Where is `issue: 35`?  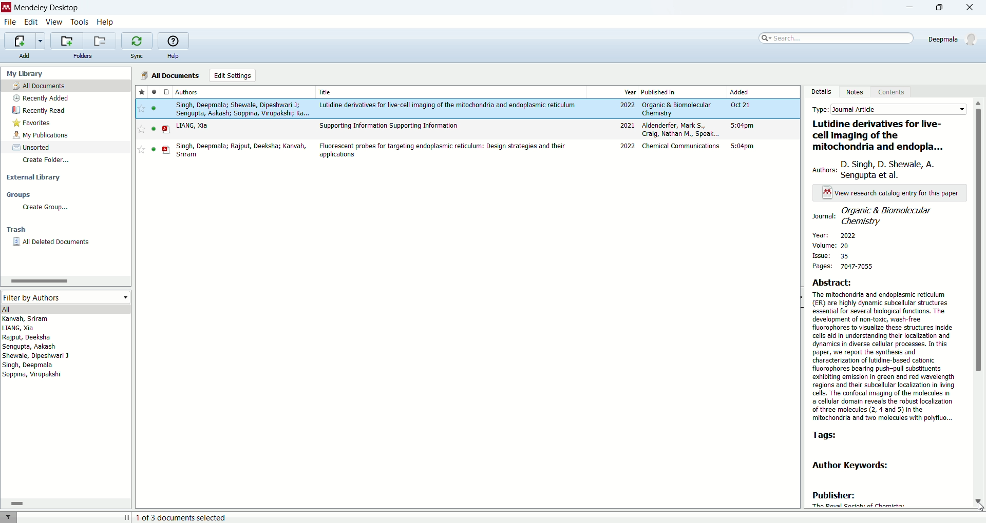 issue: 35 is located at coordinates (837, 255).